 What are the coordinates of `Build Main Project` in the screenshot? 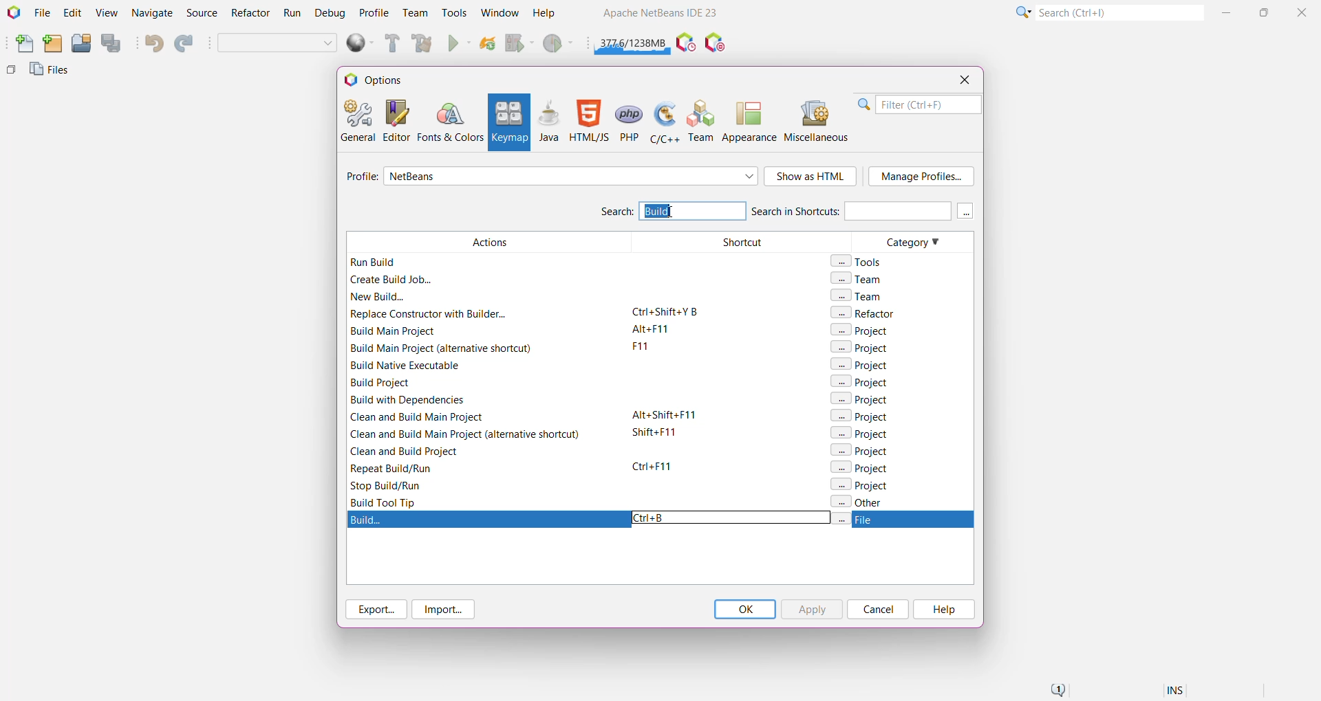 It's located at (390, 43).